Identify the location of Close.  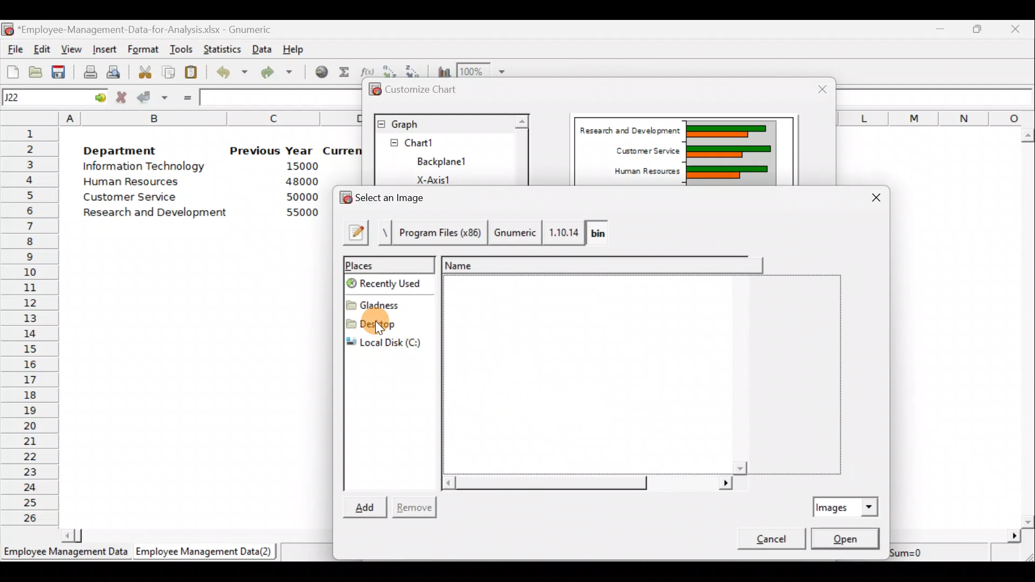
(816, 88).